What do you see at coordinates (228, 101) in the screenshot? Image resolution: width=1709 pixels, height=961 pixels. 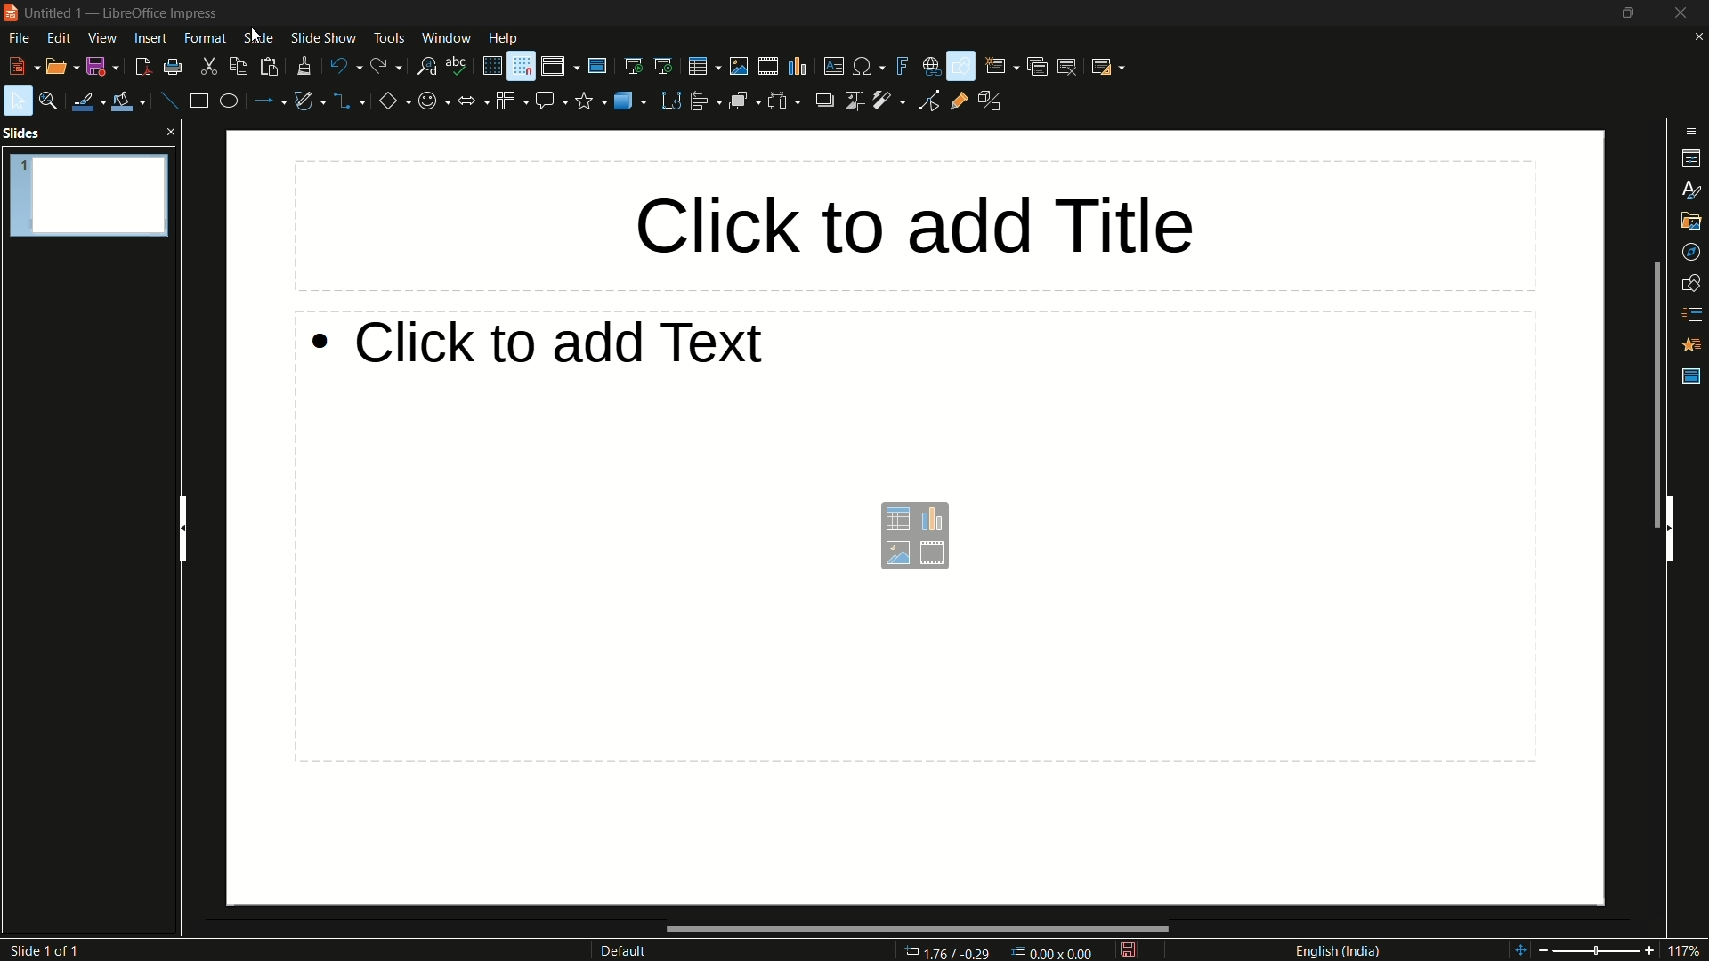 I see `ellipse` at bounding box center [228, 101].